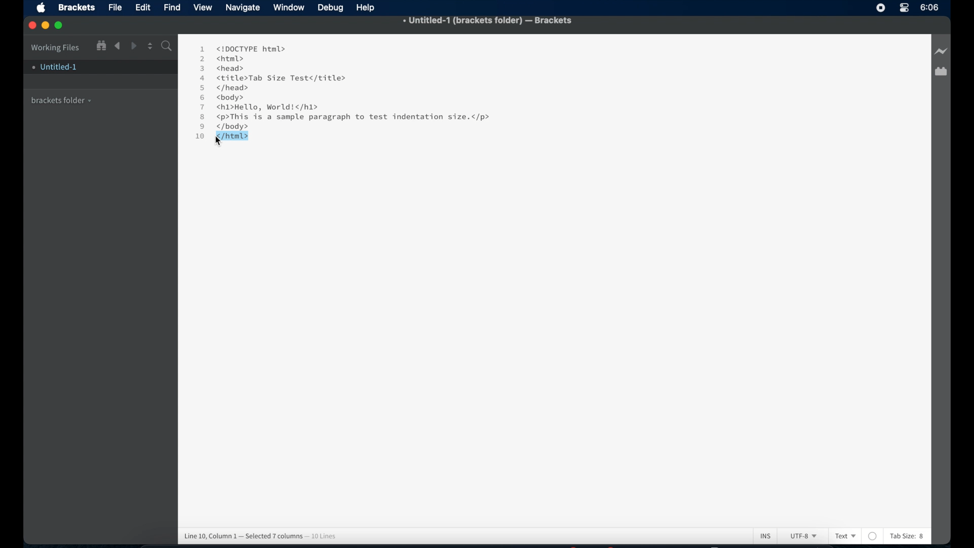  What do you see at coordinates (166, 47) in the screenshot?
I see `Find` at bounding box center [166, 47].